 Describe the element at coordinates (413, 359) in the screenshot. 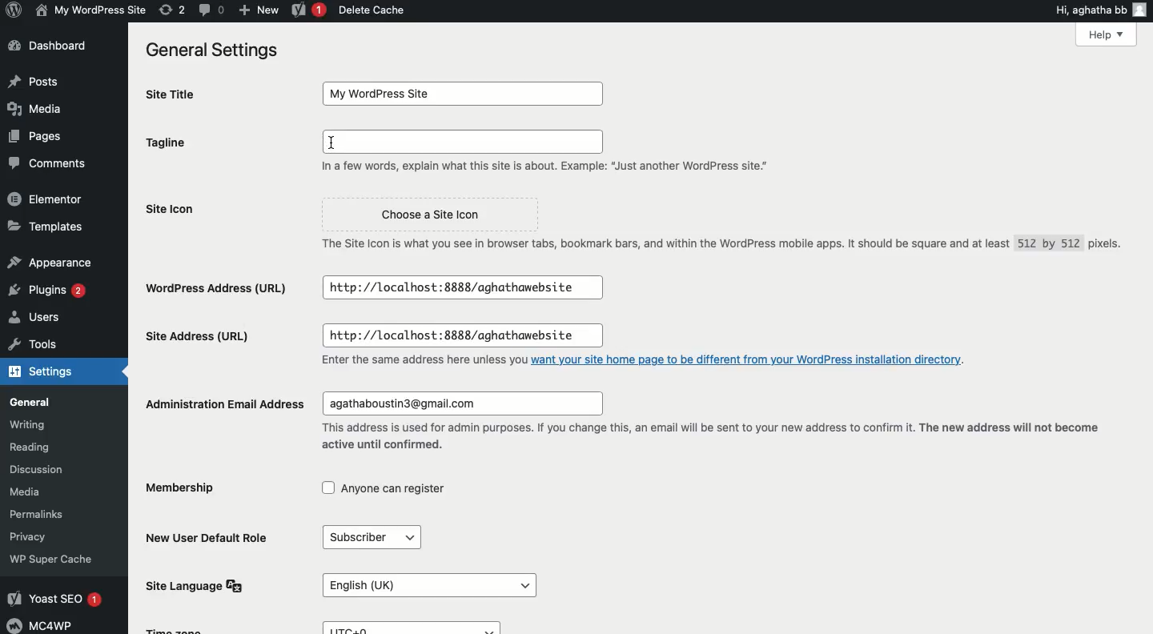

I see `Enter the same address here unless you` at that location.